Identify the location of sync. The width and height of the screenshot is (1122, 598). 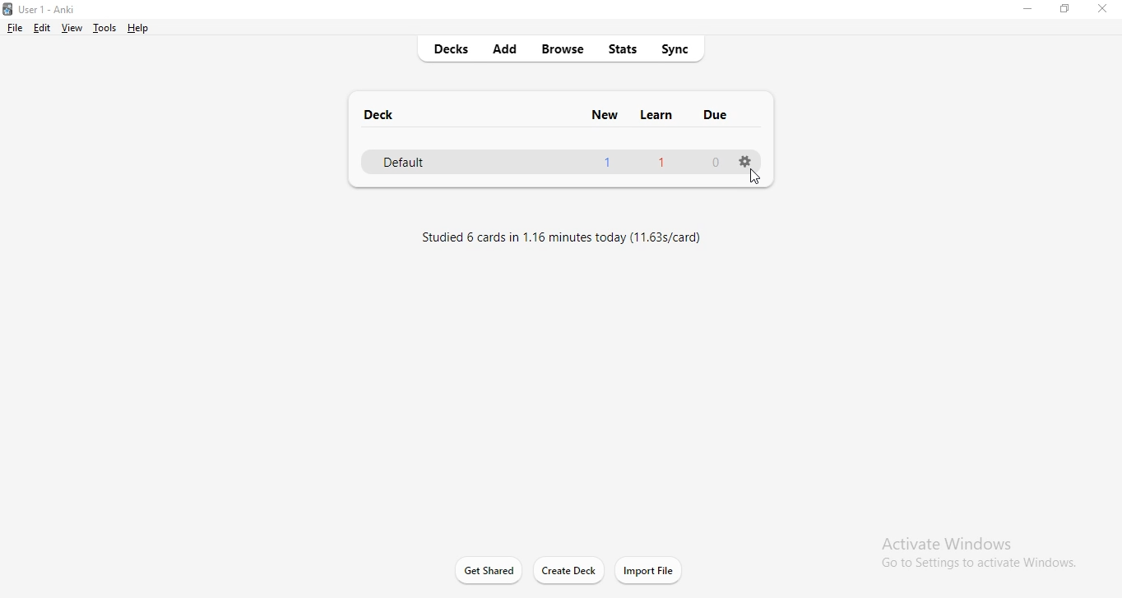
(679, 47).